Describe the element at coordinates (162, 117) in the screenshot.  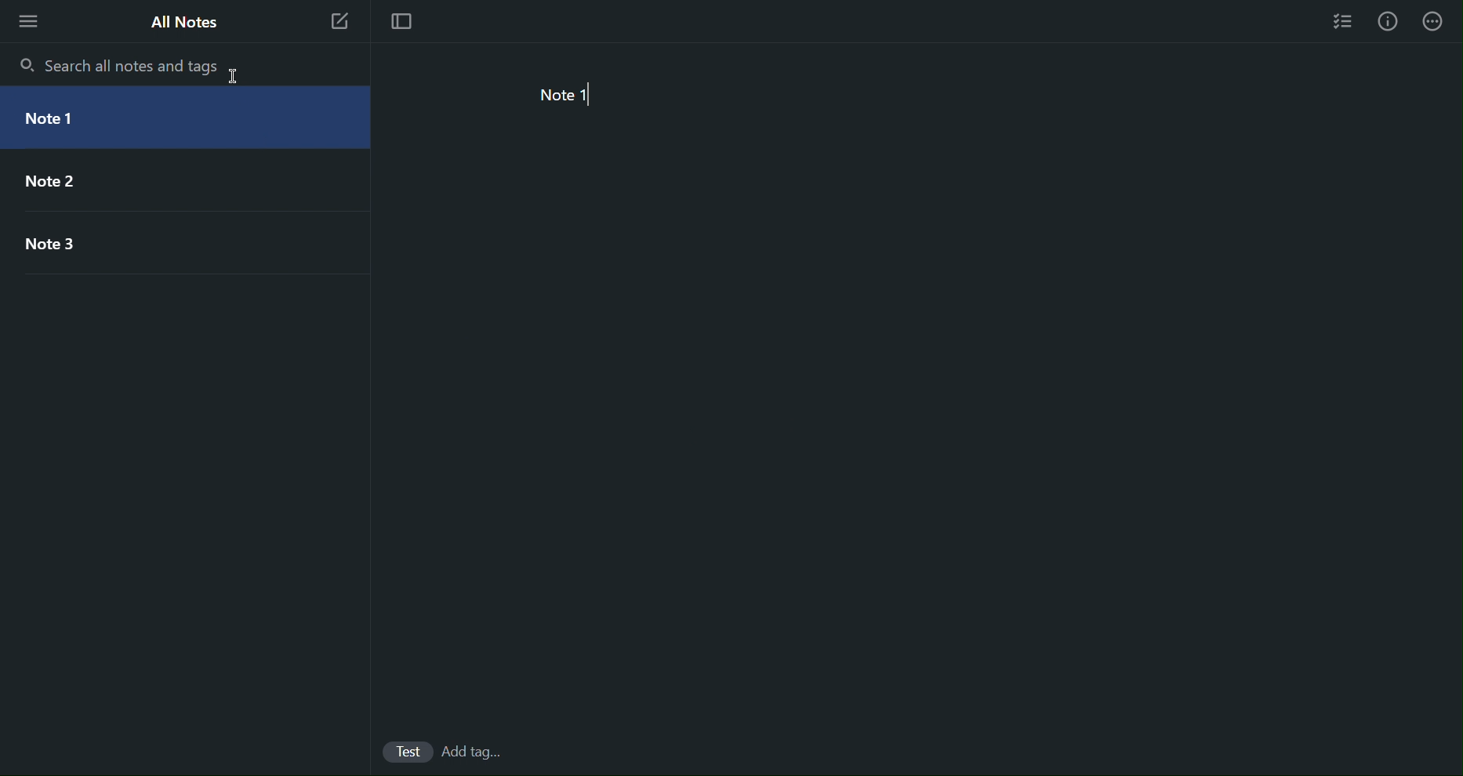
I see `Note 1` at that location.